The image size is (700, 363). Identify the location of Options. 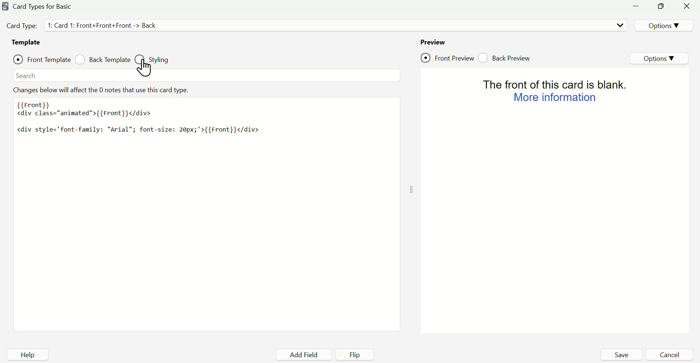
(660, 58).